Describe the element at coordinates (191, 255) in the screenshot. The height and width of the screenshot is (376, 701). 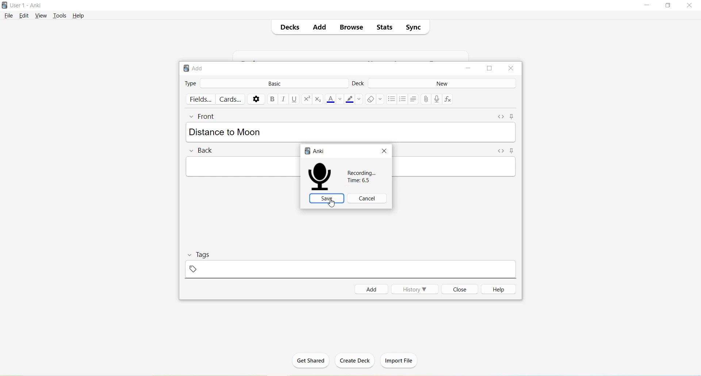
I see `Collapse` at that location.